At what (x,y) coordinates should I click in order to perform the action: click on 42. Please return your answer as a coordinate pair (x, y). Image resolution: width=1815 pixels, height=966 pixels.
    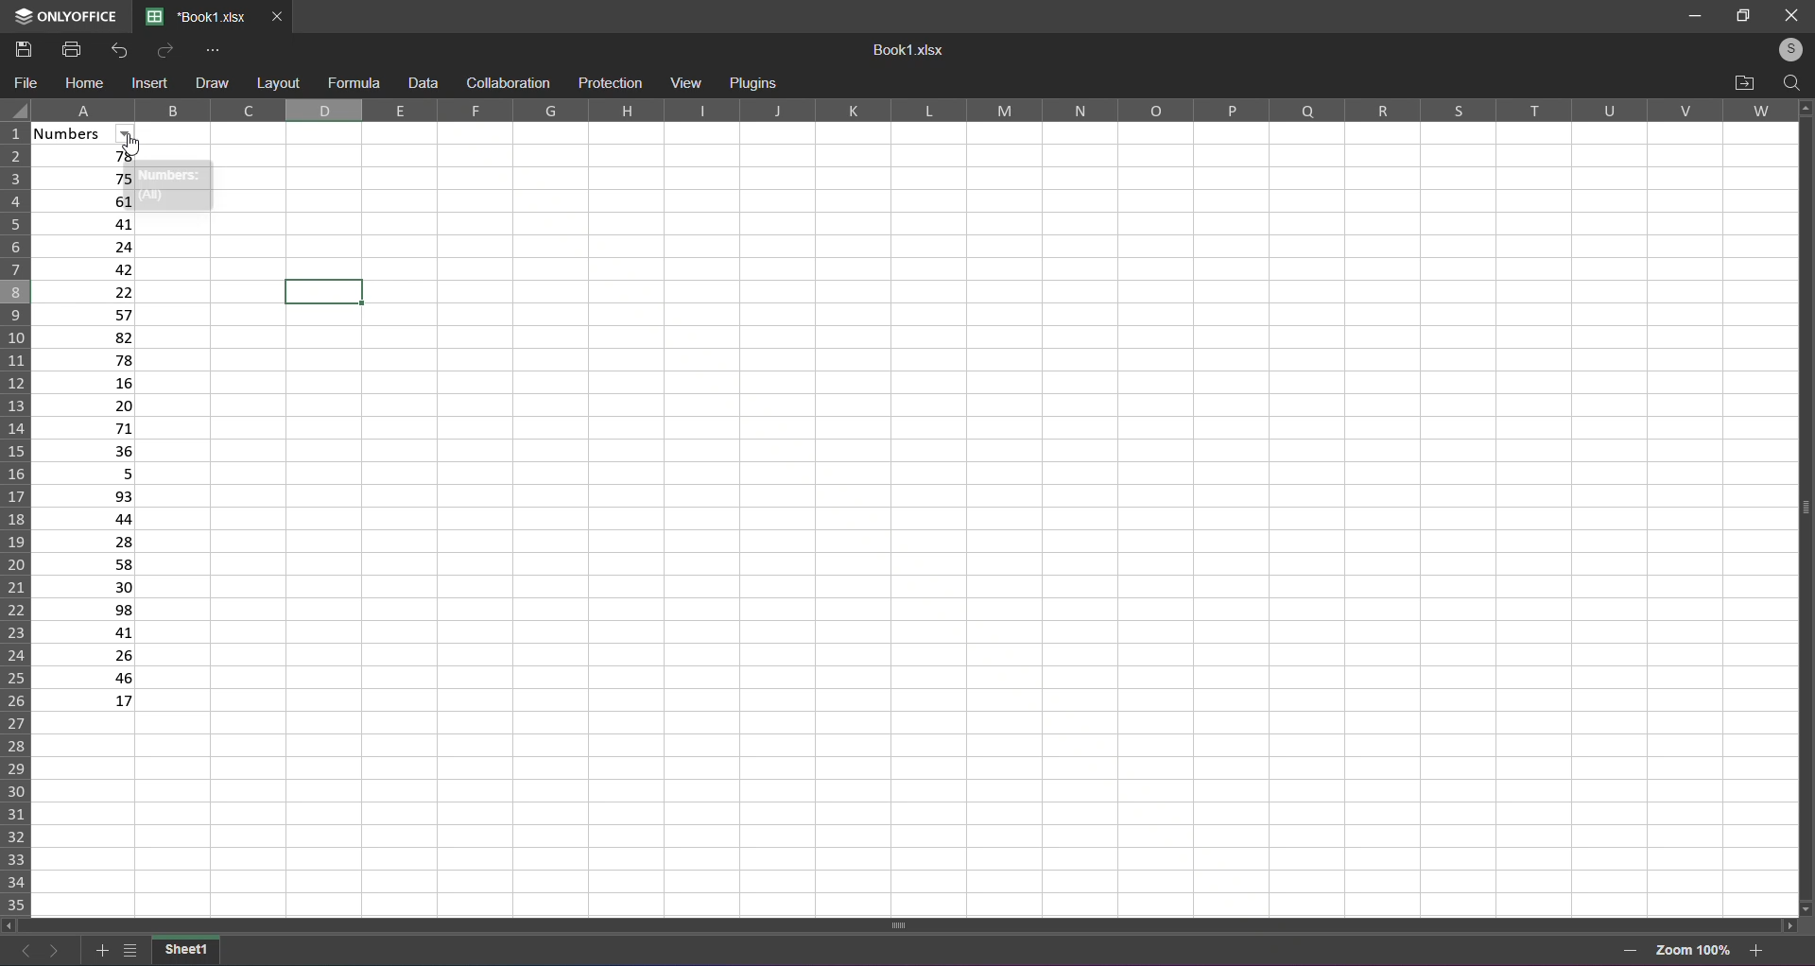
    Looking at the image, I should click on (91, 269).